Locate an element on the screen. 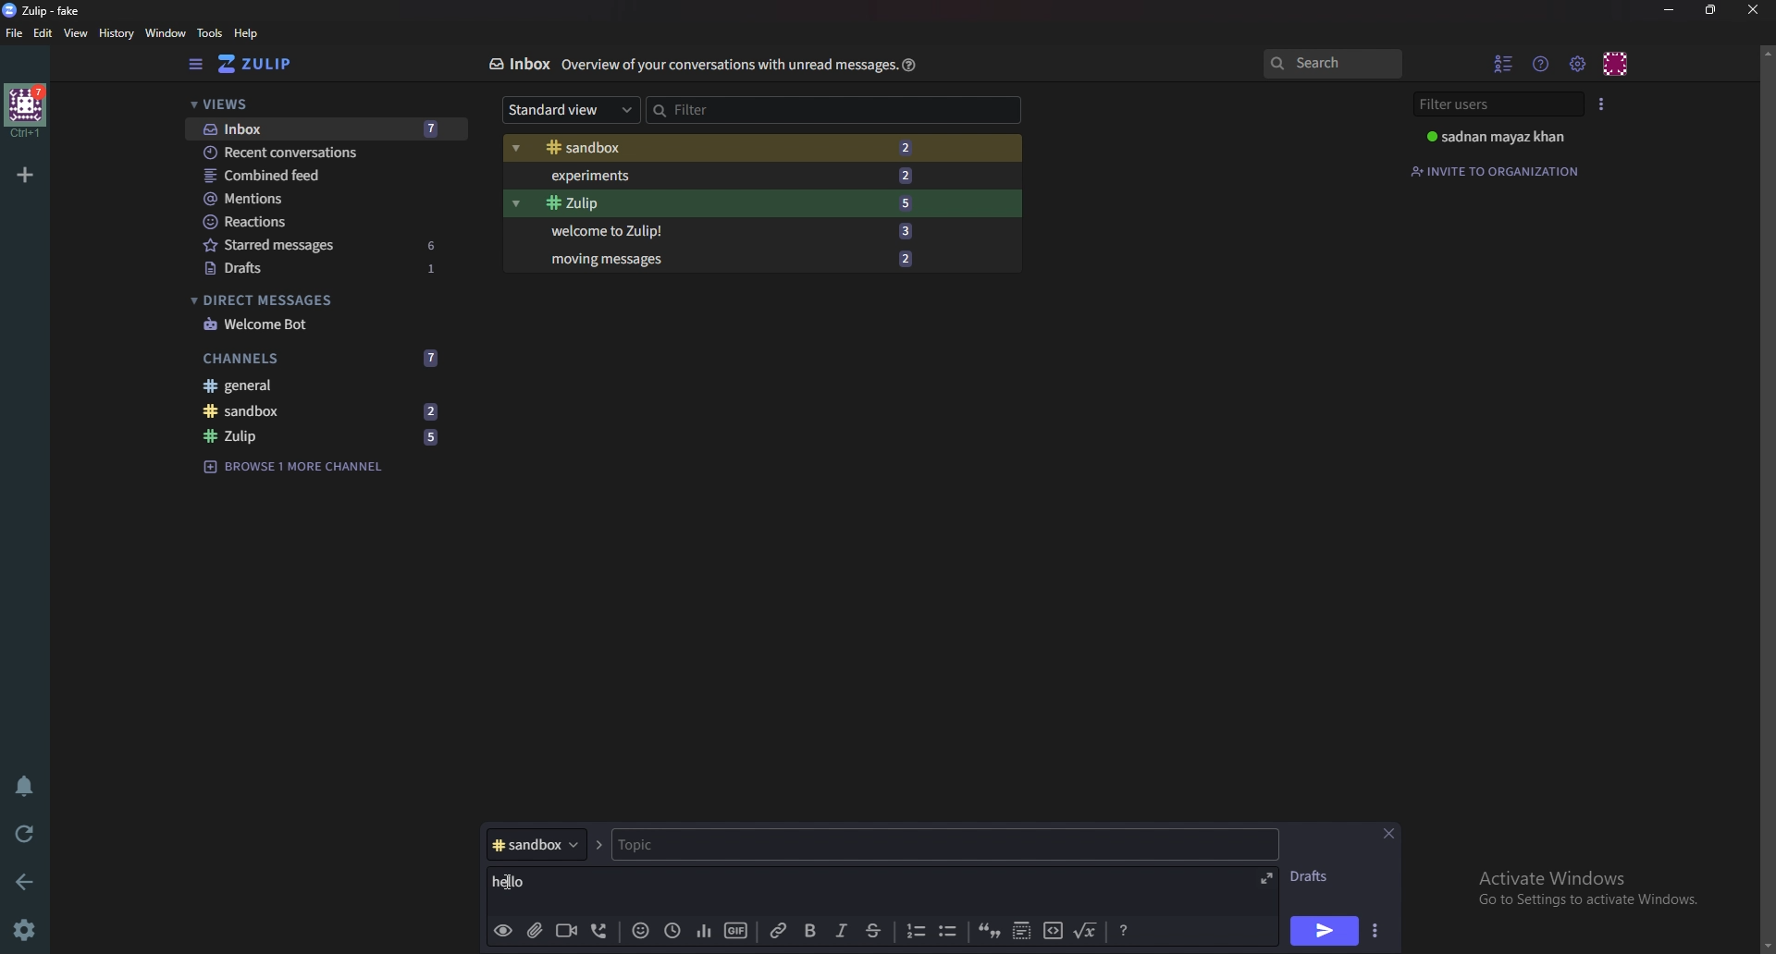  quote is located at coordinates (992, 930).